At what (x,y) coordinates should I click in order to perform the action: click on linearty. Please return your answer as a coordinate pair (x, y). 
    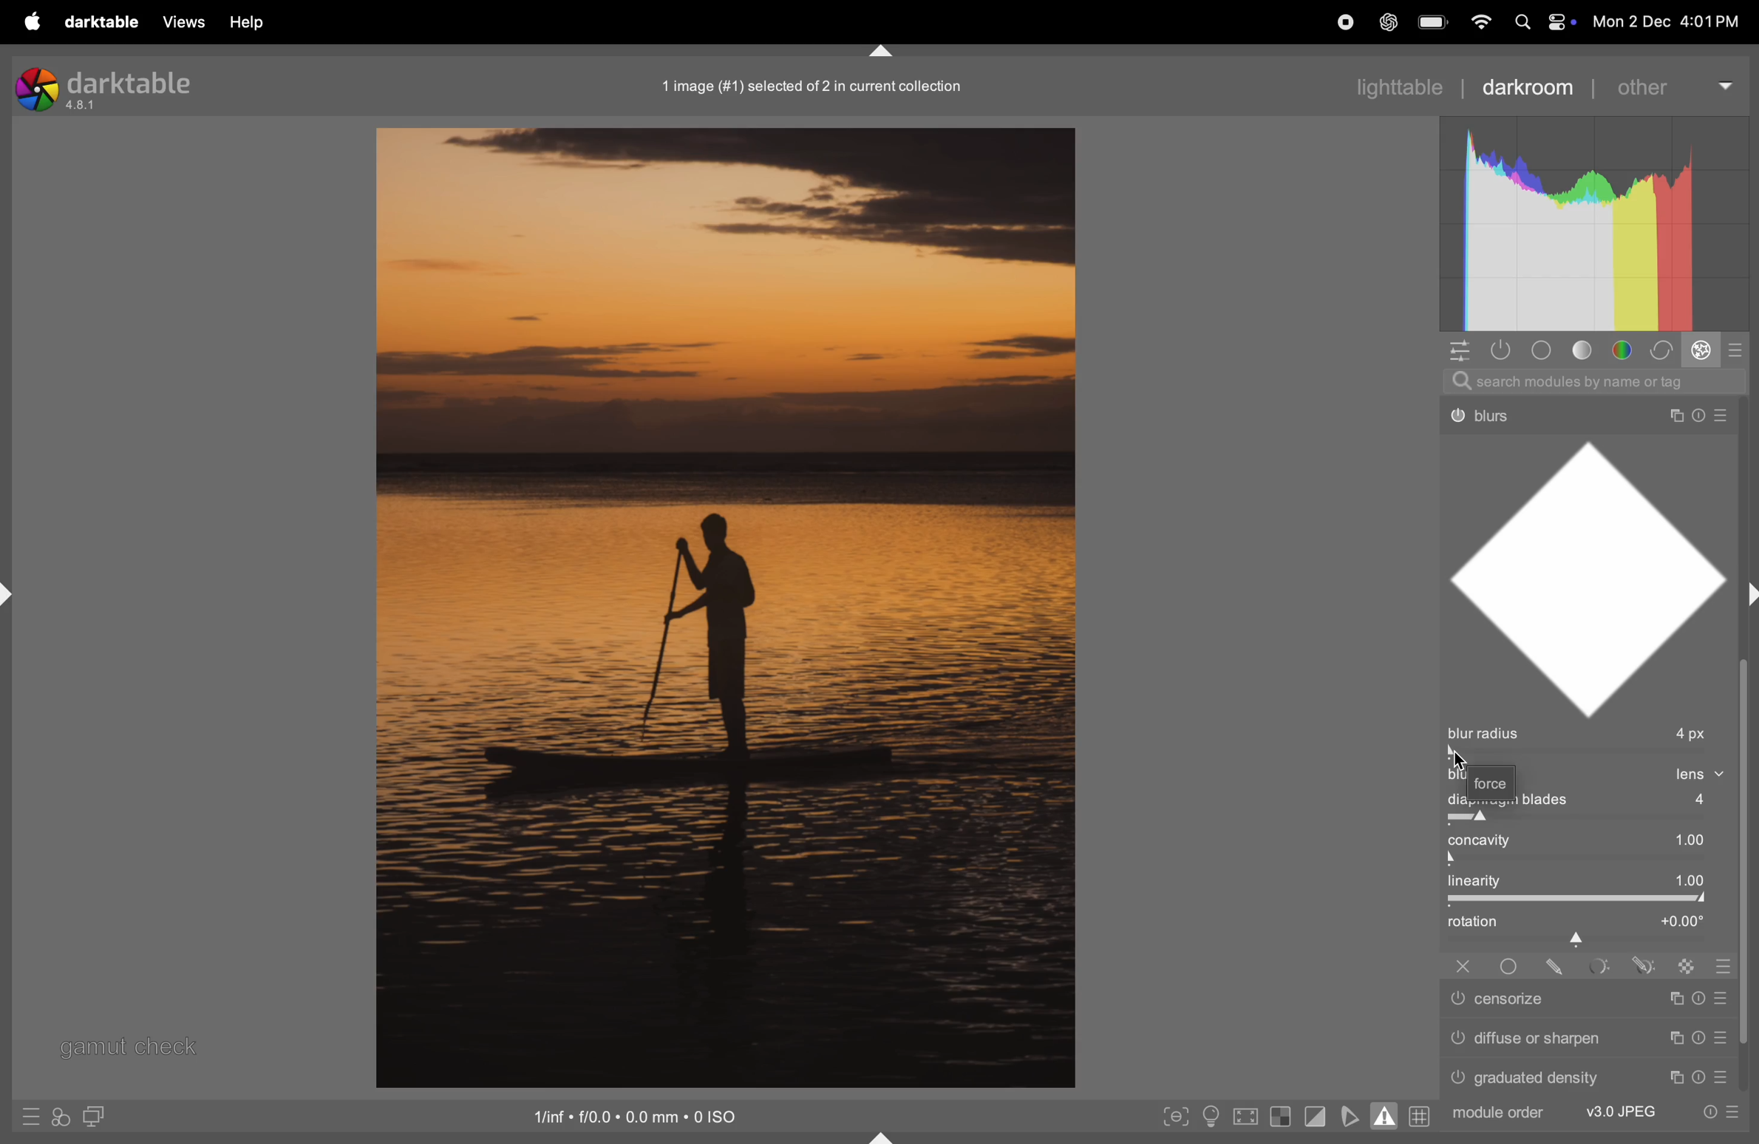
    Looking at the image, I should click on (1588, 882).